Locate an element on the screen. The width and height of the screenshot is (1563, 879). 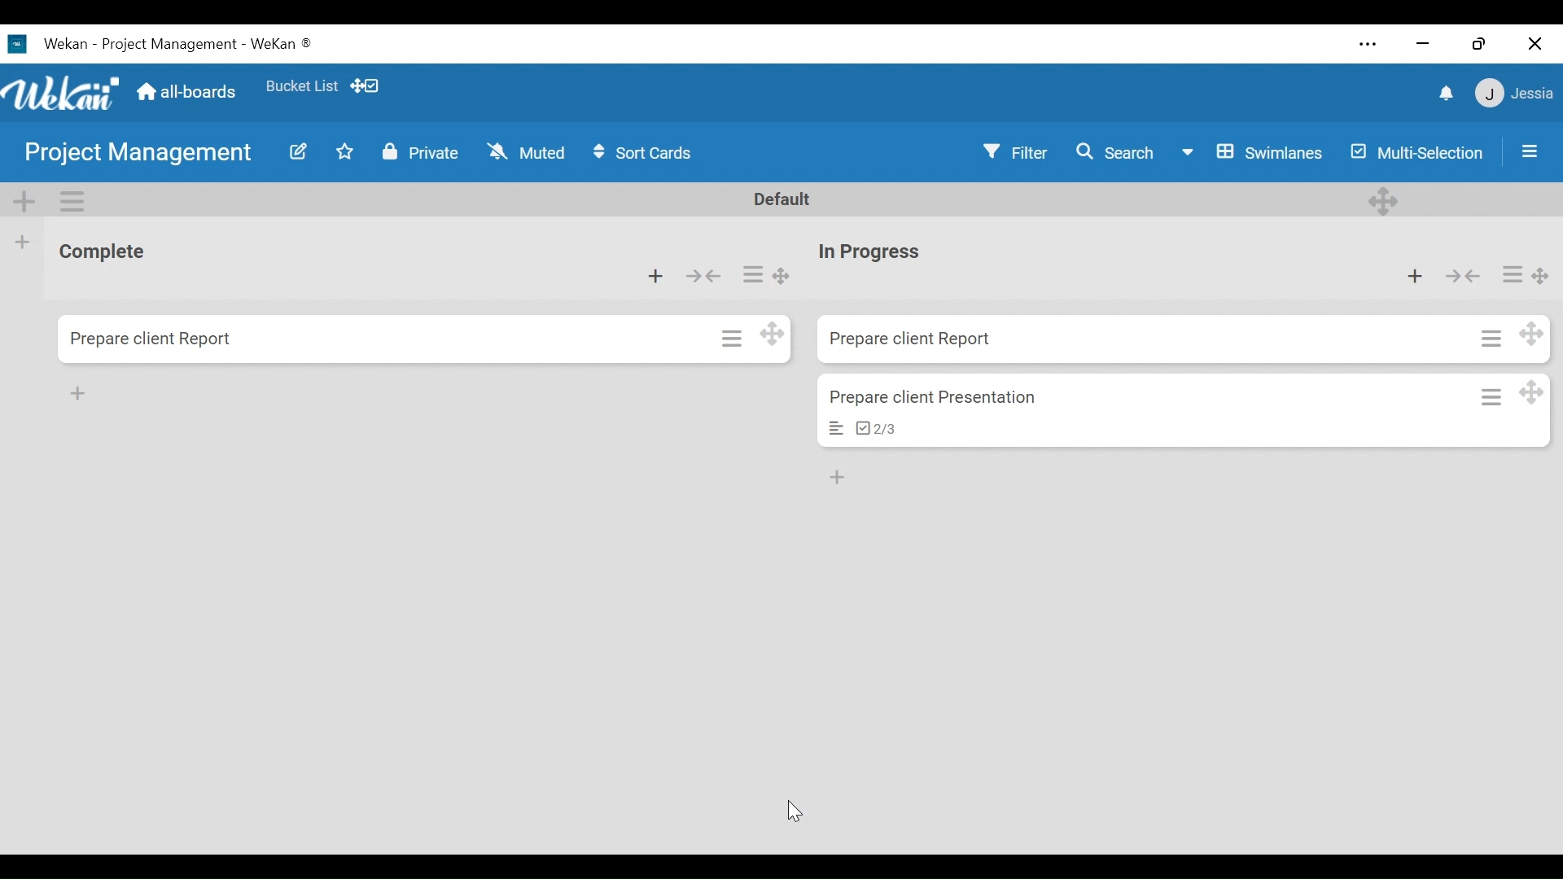
Desktop drag handle is located at coordinates (1532, 332).